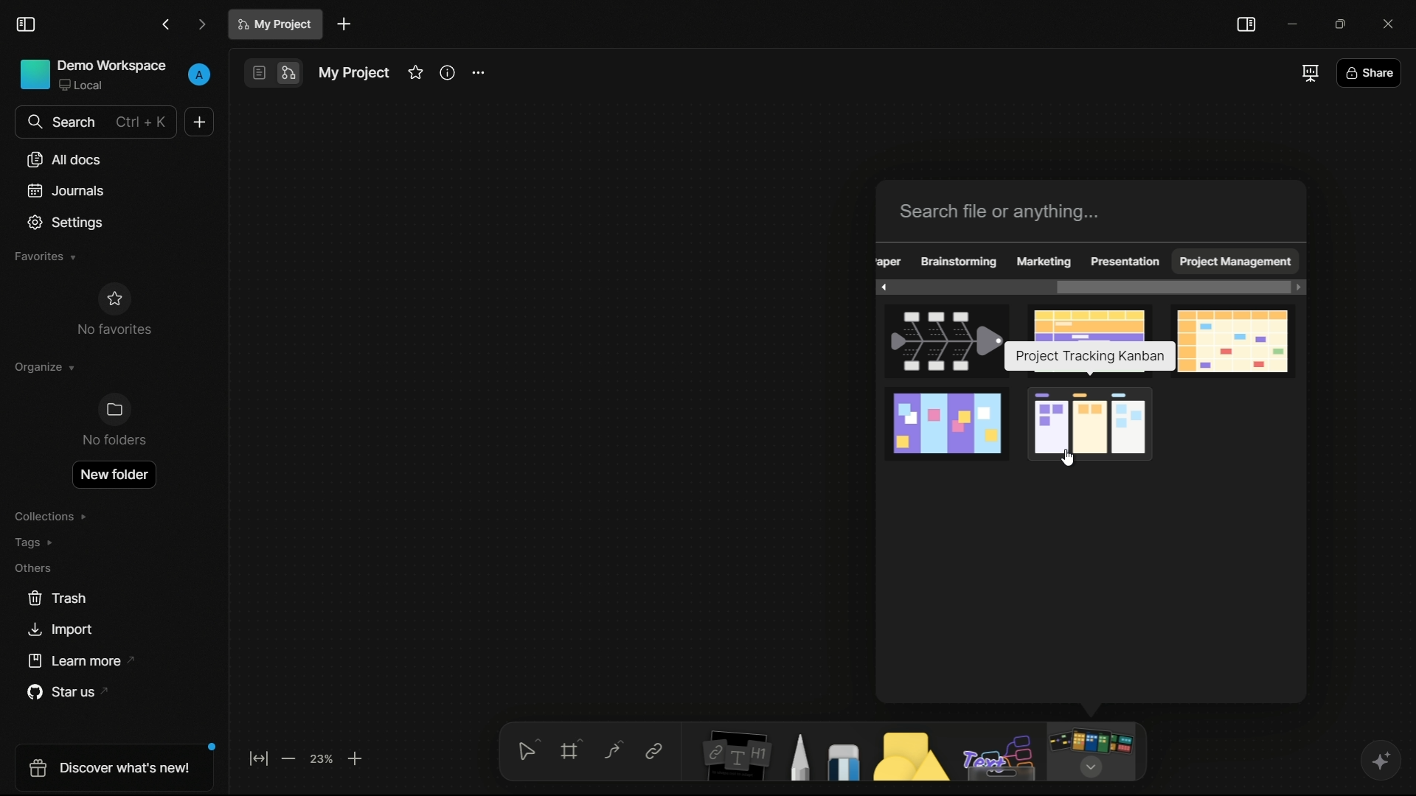 This screenshot has width=1416, height=796. Describe the element at coordinates (1294, 24) in the screenshot. I see `minimize` at that location.